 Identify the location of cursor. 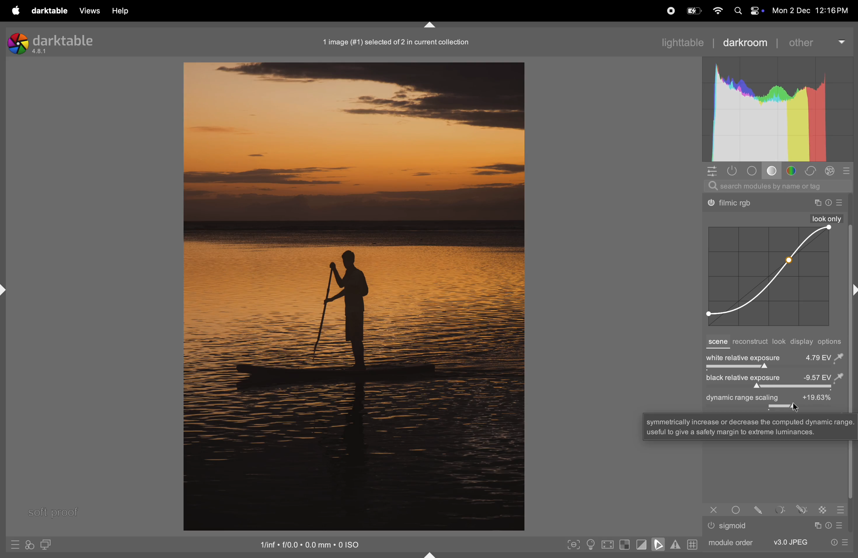
(795, 407).